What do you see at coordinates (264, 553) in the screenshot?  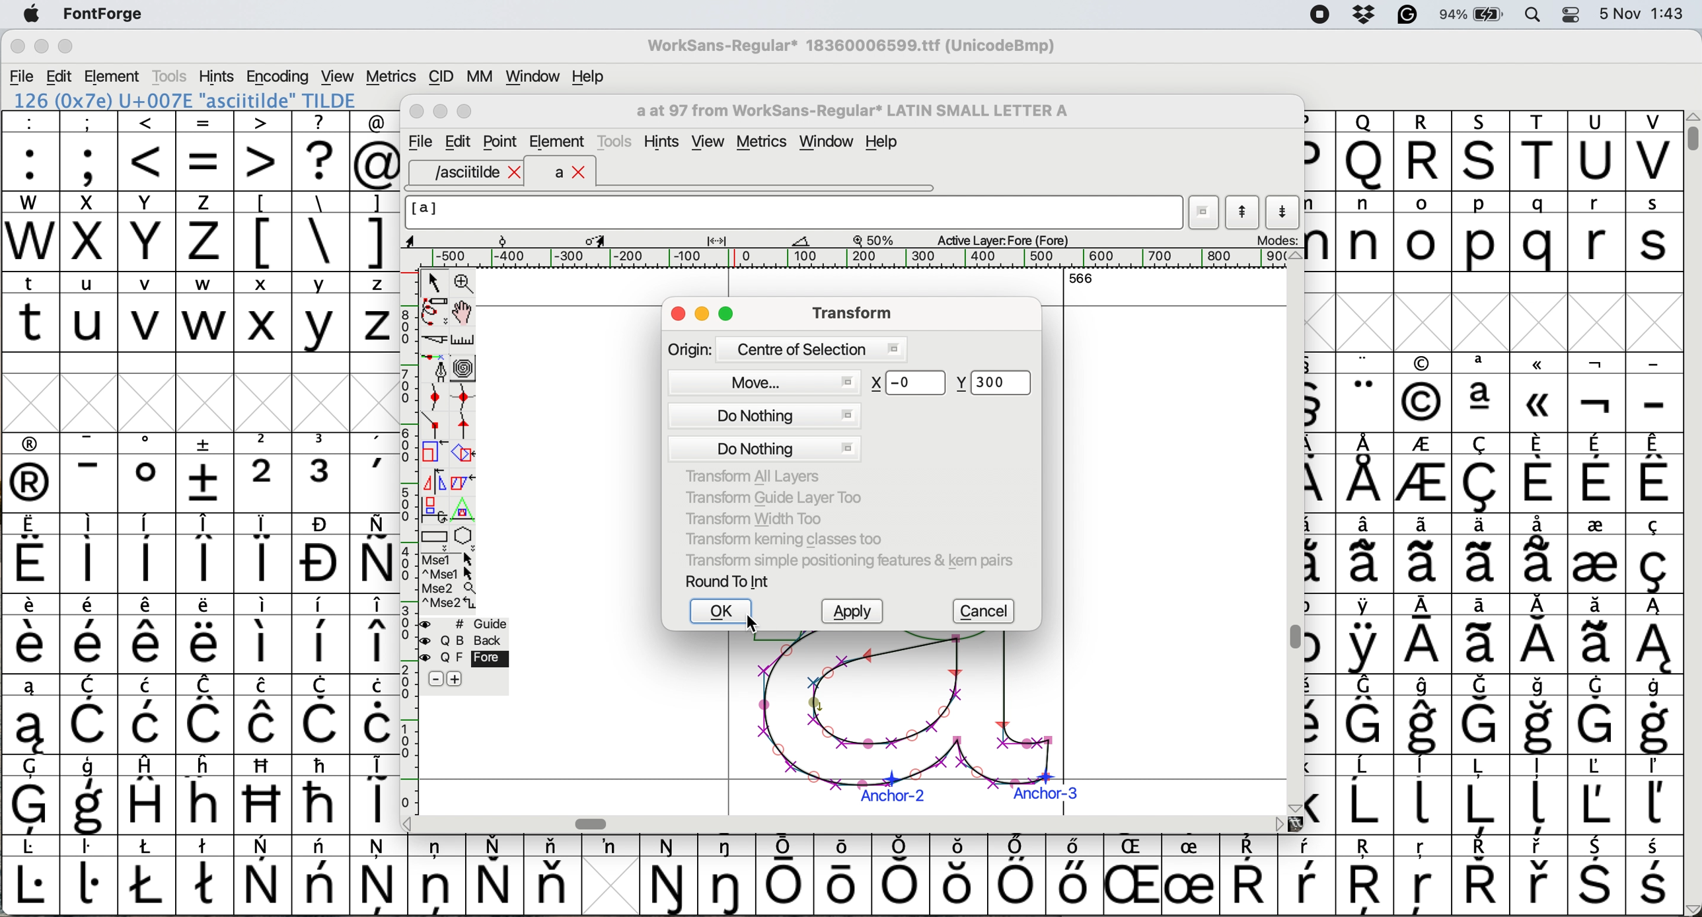 I see `symbol` at bounding box center [264, 553].